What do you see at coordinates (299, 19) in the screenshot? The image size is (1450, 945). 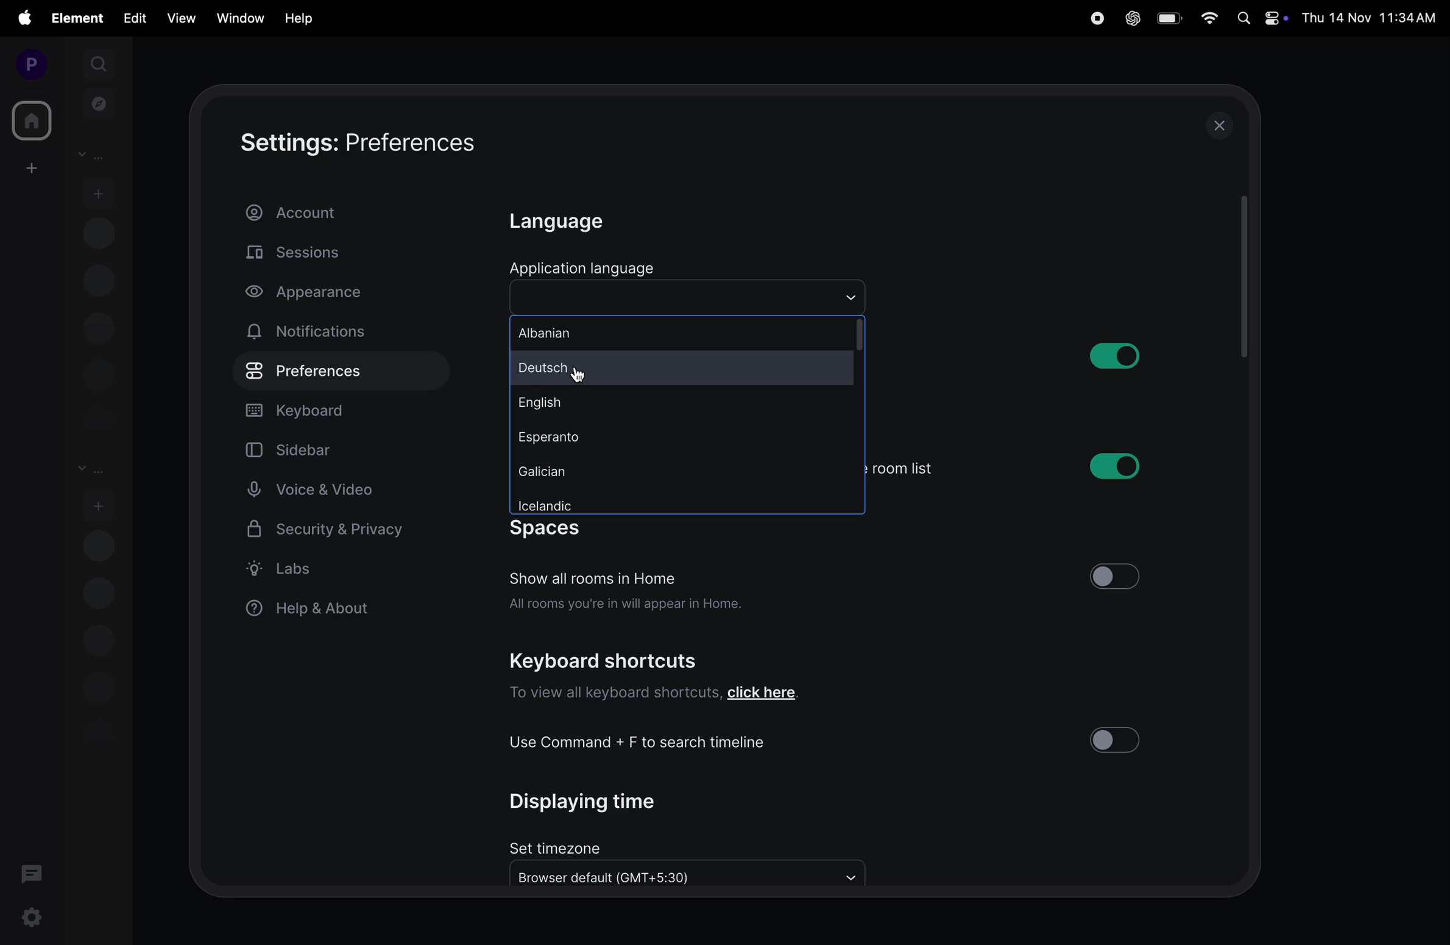 I see `hlep` at bounding box center [299, 19].